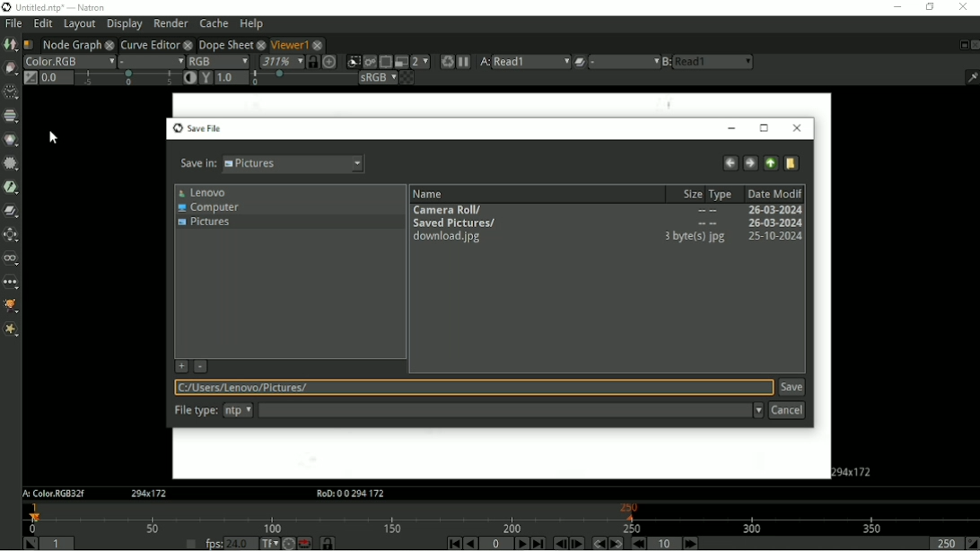  What do you see at coordinates (151, 61) in the screenshot?
I see `Alpha channel` at bounding box center [151, 61].